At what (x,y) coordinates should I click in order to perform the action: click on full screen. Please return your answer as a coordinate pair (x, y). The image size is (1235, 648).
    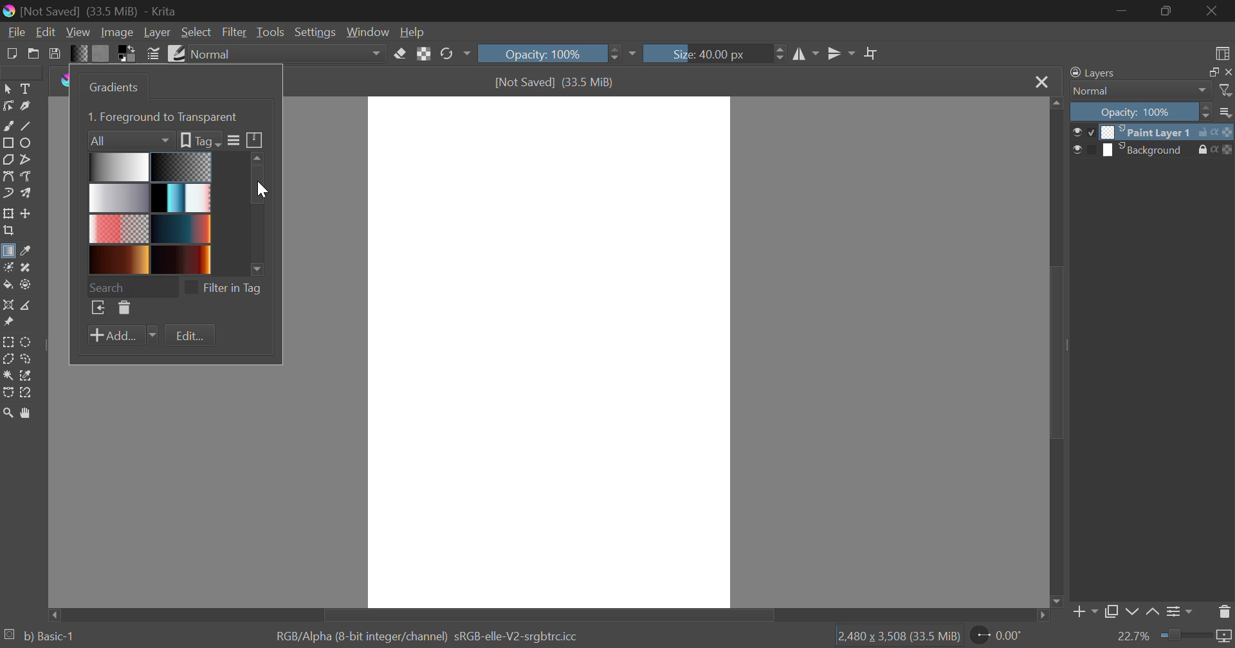
    Looking at the image, I should click on (1210, 73).